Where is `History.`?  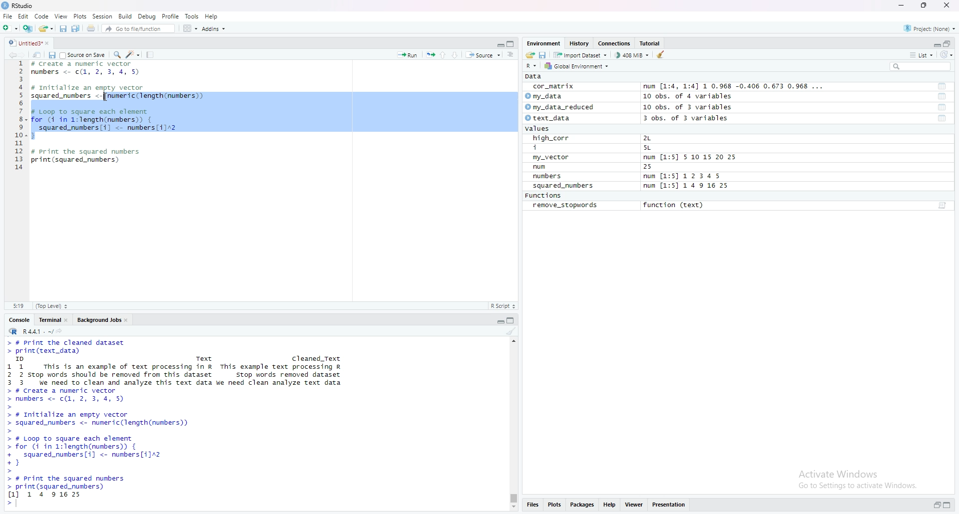 History. is located at coordinates (580, 43).